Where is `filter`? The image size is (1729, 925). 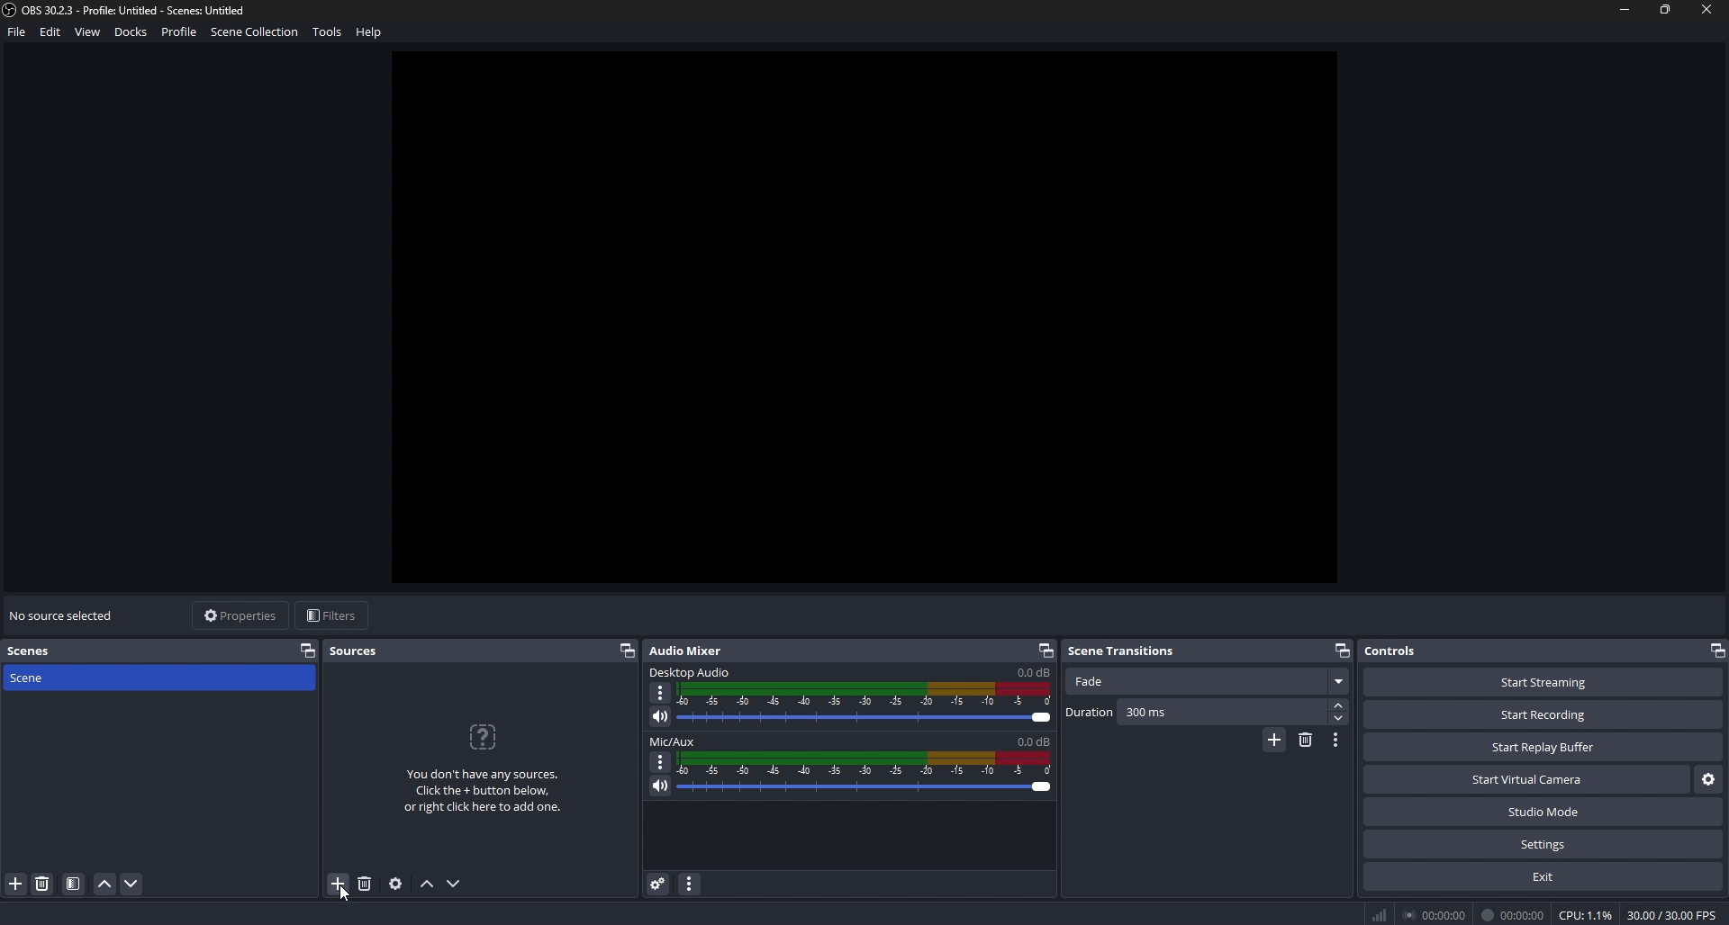
filter is located at coordinates (74, 885).